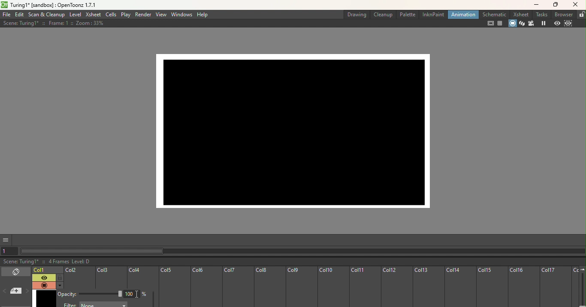  I want to click on Next memo, so click(26, 292).